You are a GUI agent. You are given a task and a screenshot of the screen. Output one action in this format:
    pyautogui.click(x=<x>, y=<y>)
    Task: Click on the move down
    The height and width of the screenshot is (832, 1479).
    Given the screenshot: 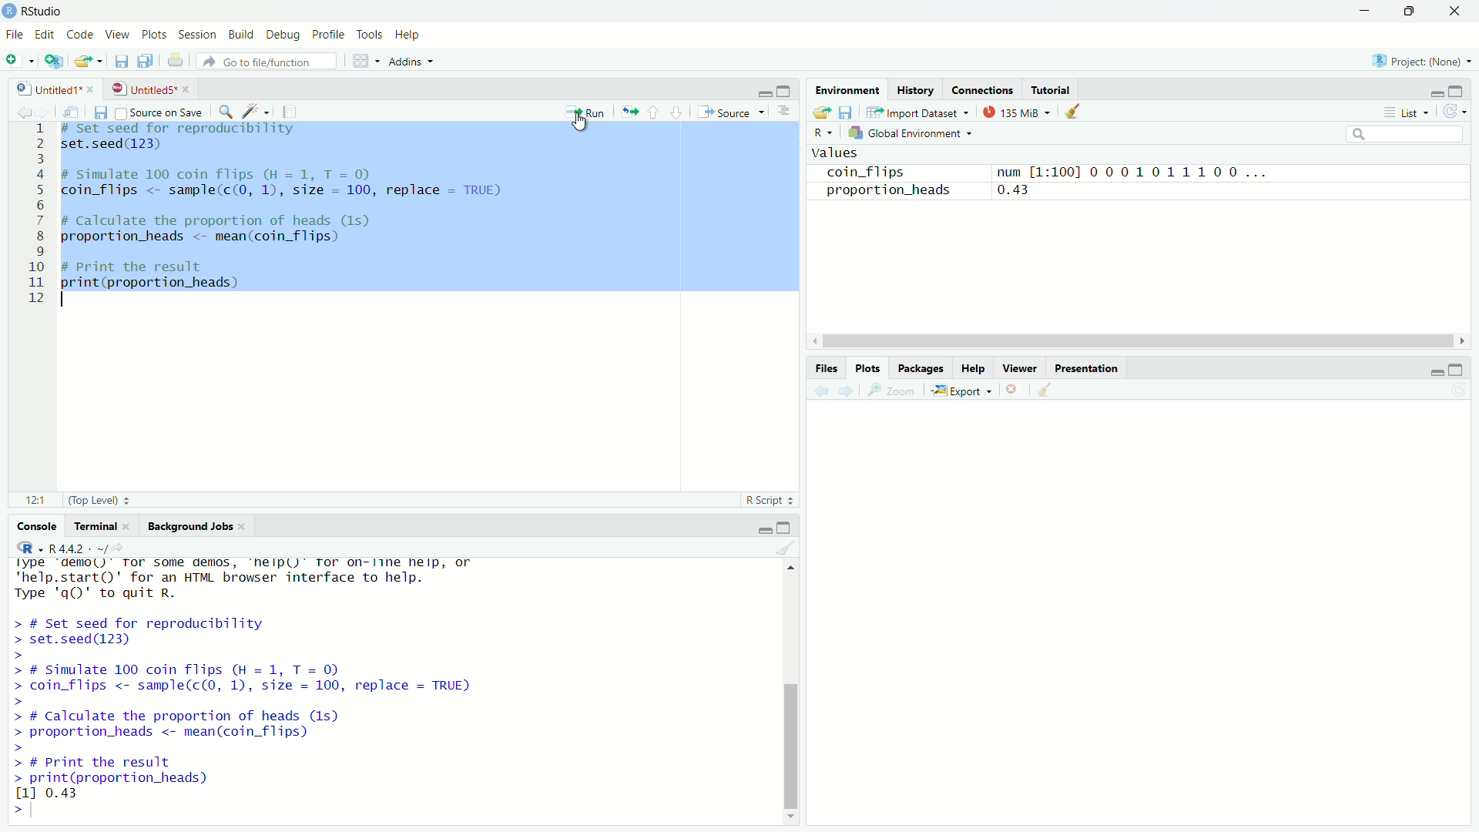 What is the action you would take?
    pyautogui.click(x=790, y=815)
    